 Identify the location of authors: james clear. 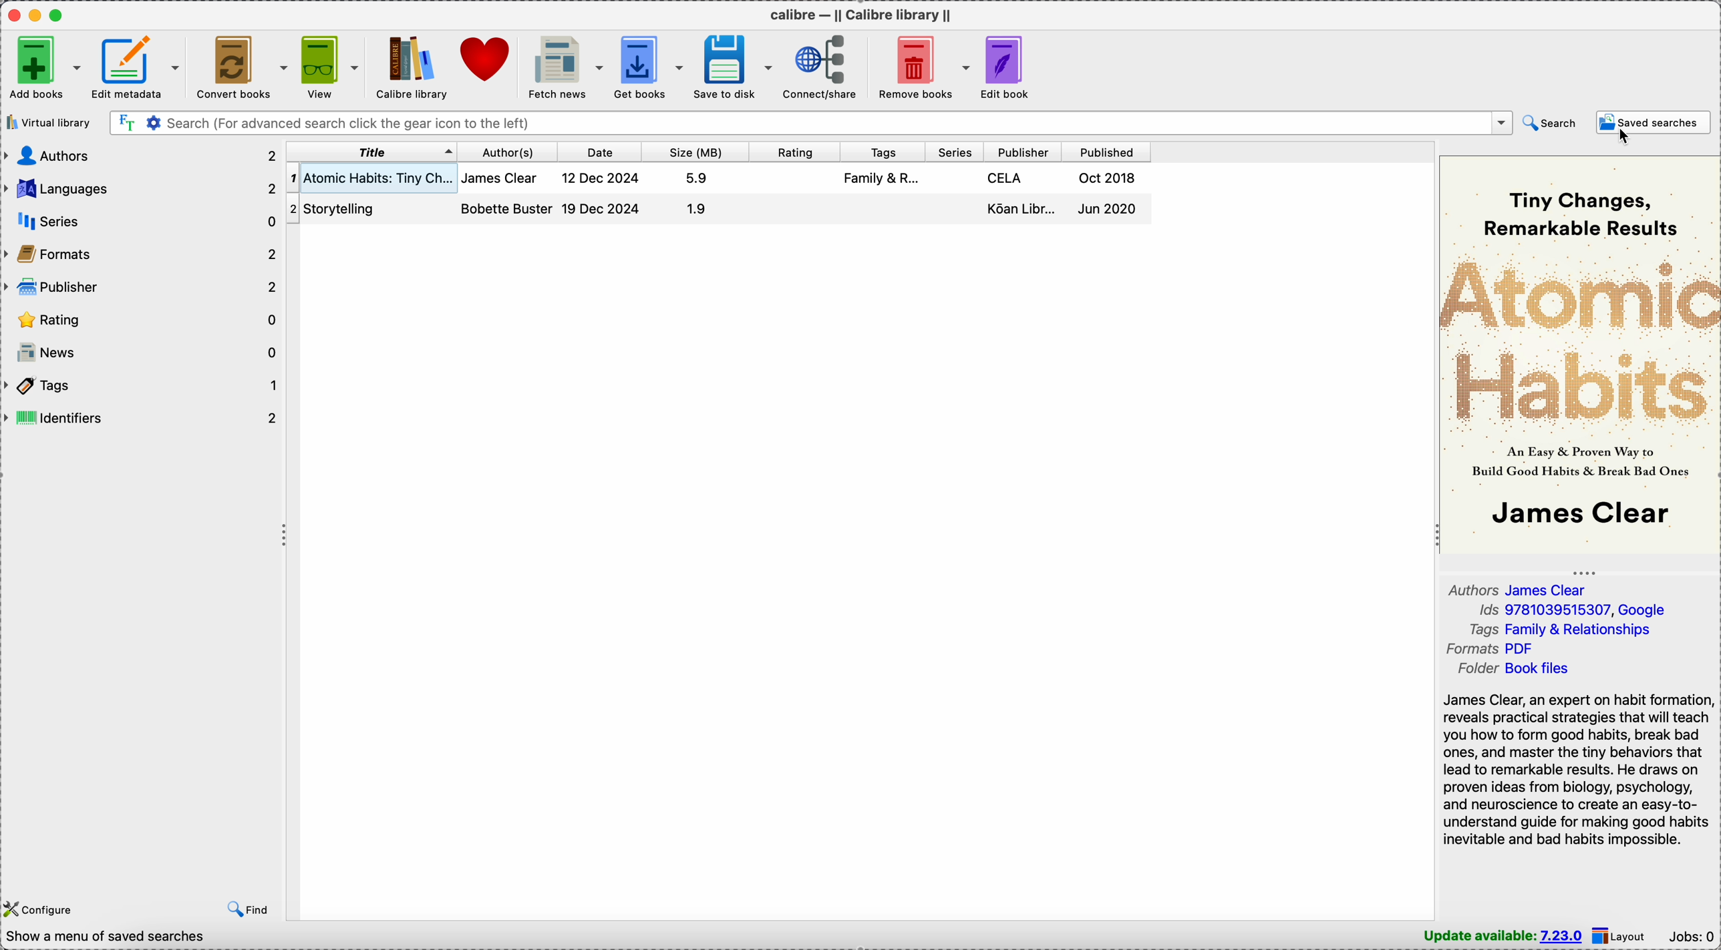
(1523, 589).